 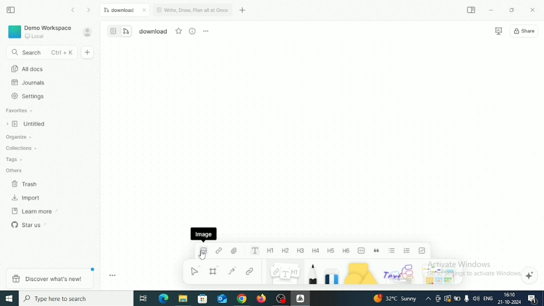 What do you see at coordinates (316, 251) in the screenshot?
I see `Heading  4` at bounding box center [316, 251].